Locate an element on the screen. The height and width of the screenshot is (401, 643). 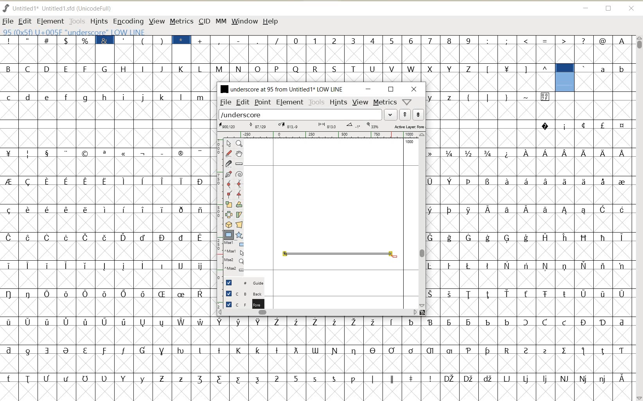
help/window is located at coordinates (406, 102).